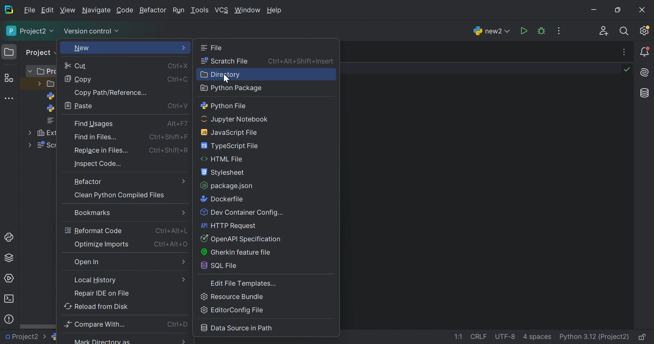  I want to click on Services, so click(11, 278).